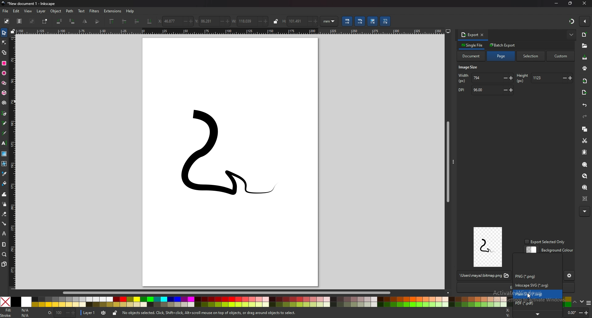  I want to click on flip horizontally, so click(98, 21).